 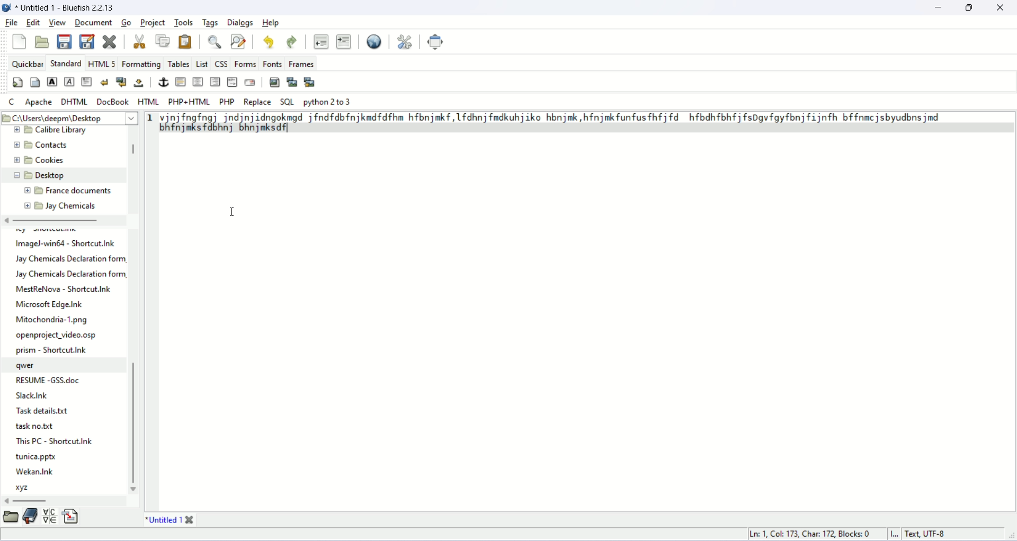 I want to click on non breaking space, so click(x=139, y=83).